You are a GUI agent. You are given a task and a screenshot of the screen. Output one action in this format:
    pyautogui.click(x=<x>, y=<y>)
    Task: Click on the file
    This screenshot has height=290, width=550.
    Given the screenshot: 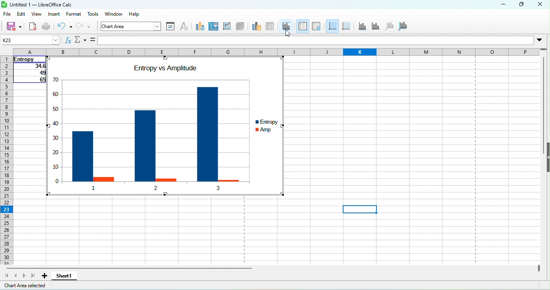 What is the action you would take?
    pyautogui.click(x=8, y=15)
    